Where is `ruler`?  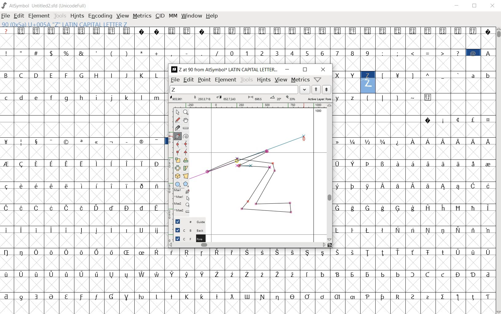 ruler is located at coordinates (255, 105).